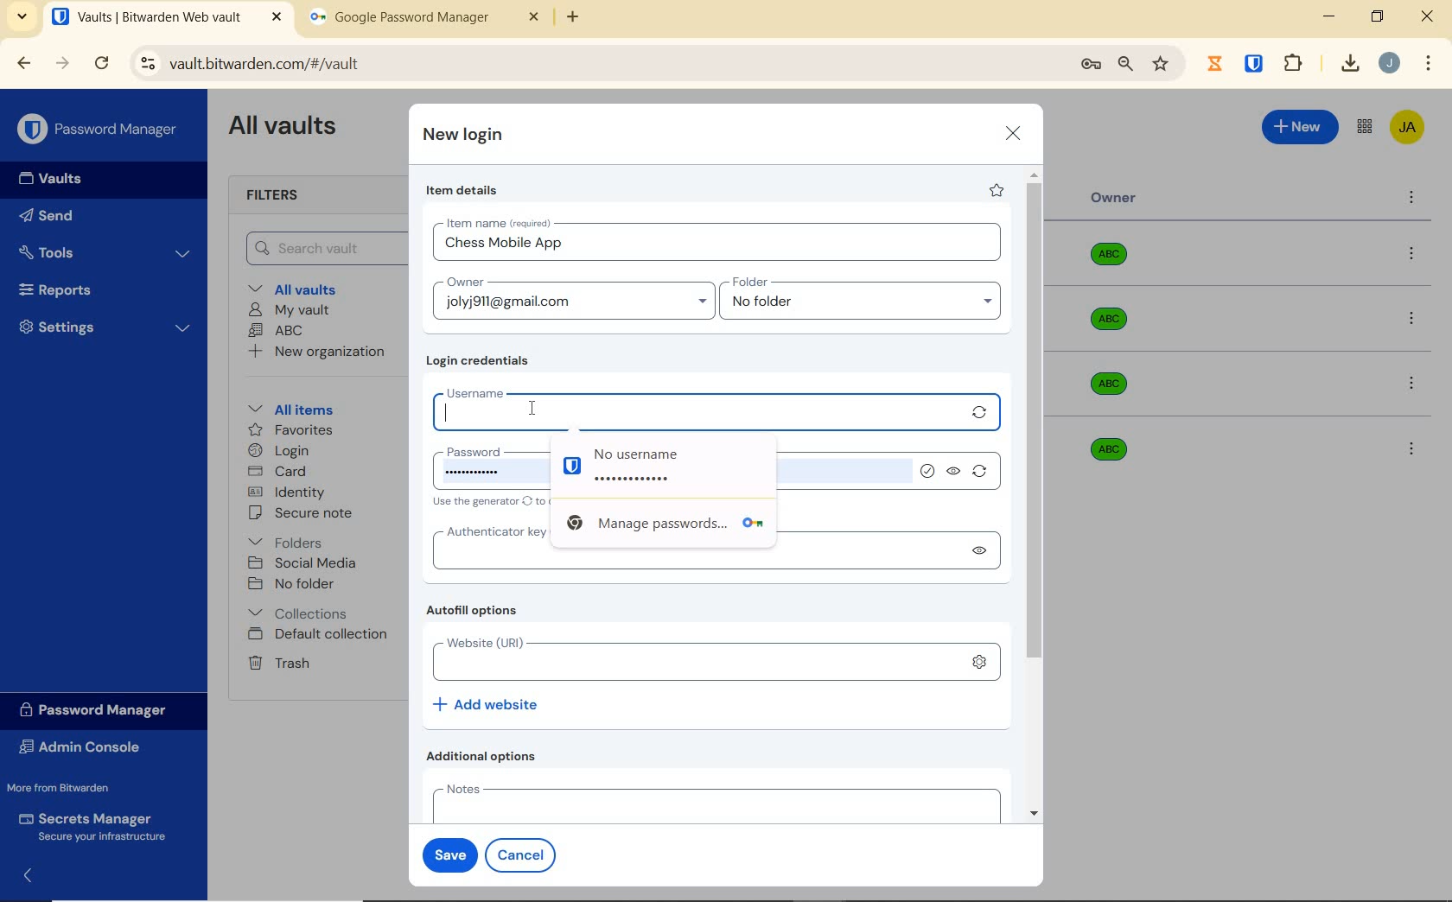  What do you see at coordinates (1376, 16) in the screenshot?
I see `restore` at bounding box center [1376, 16].